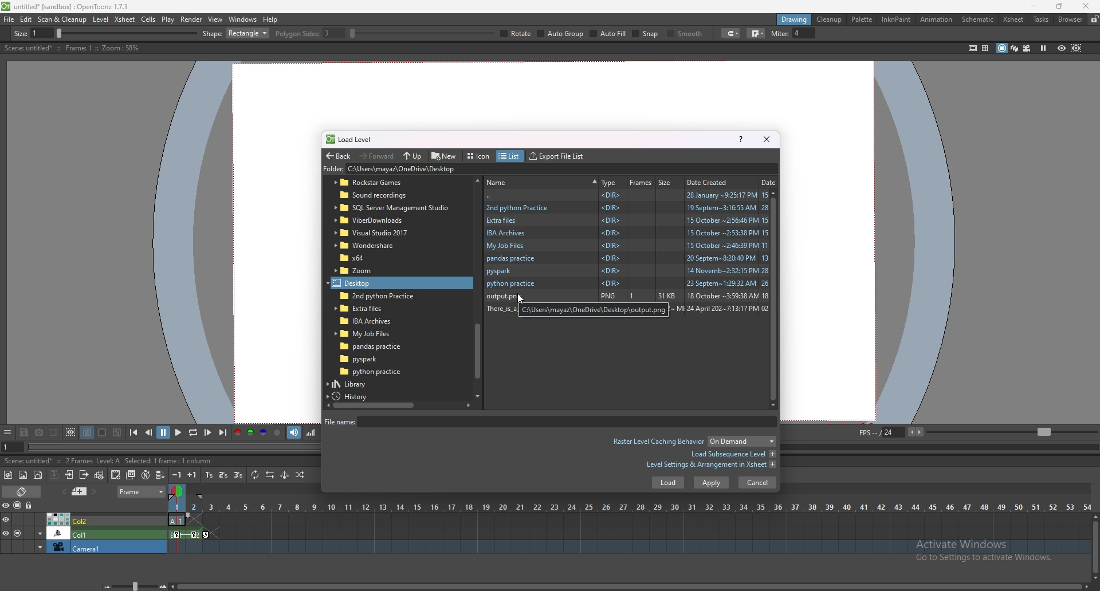 The width and height of the screenshot is (1100, 591). What do you see at coordinates (520, 299) in the screenshot?
I see `cursor` at bounding box center [520, 299].